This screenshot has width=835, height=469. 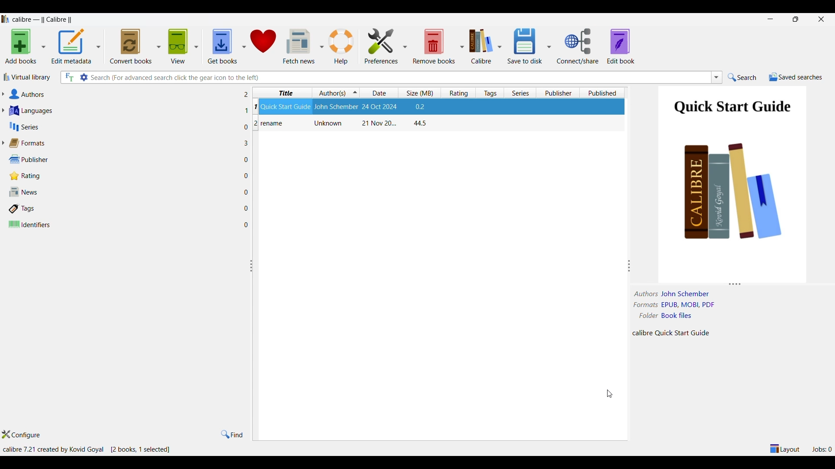 I want to click on Search, so click(x=742, y=77).